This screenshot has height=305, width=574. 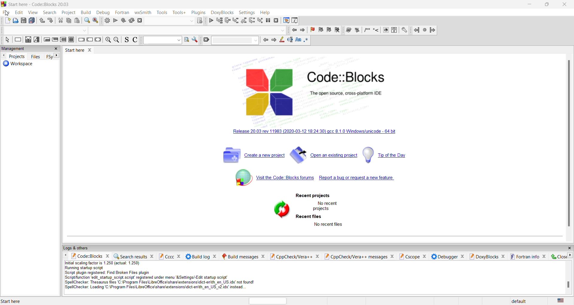 I want to click on Ccc pane, so click(x=166, y=256).